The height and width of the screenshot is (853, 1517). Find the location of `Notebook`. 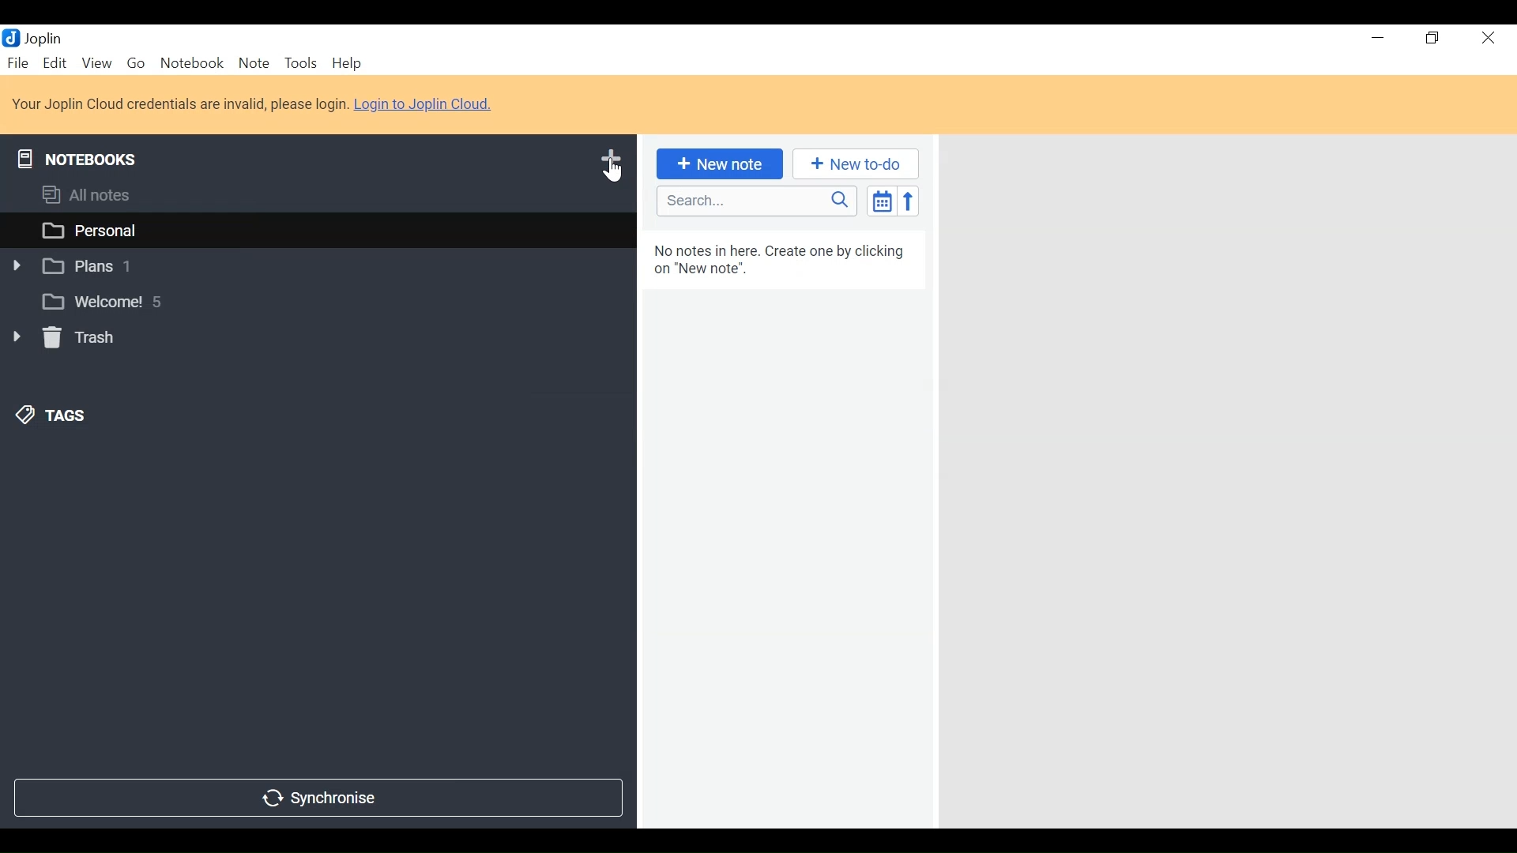

Notebook is located at coordinates (195, 62).